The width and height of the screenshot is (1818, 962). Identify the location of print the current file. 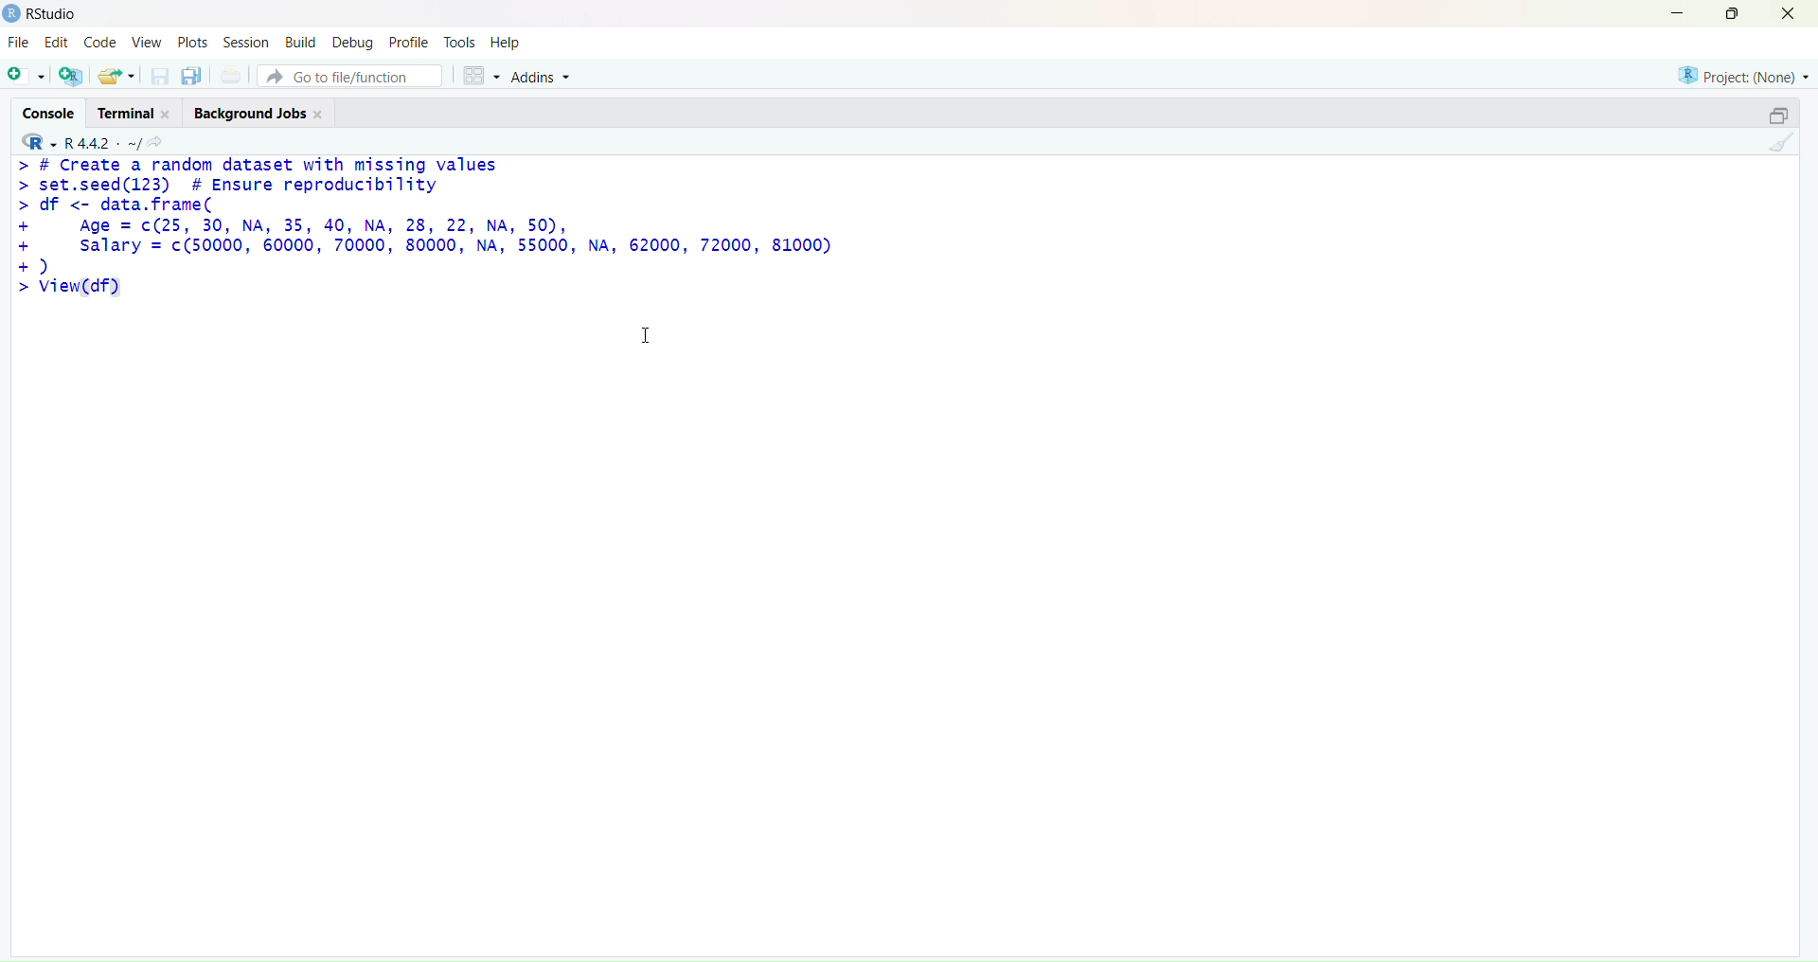
(232, 77).